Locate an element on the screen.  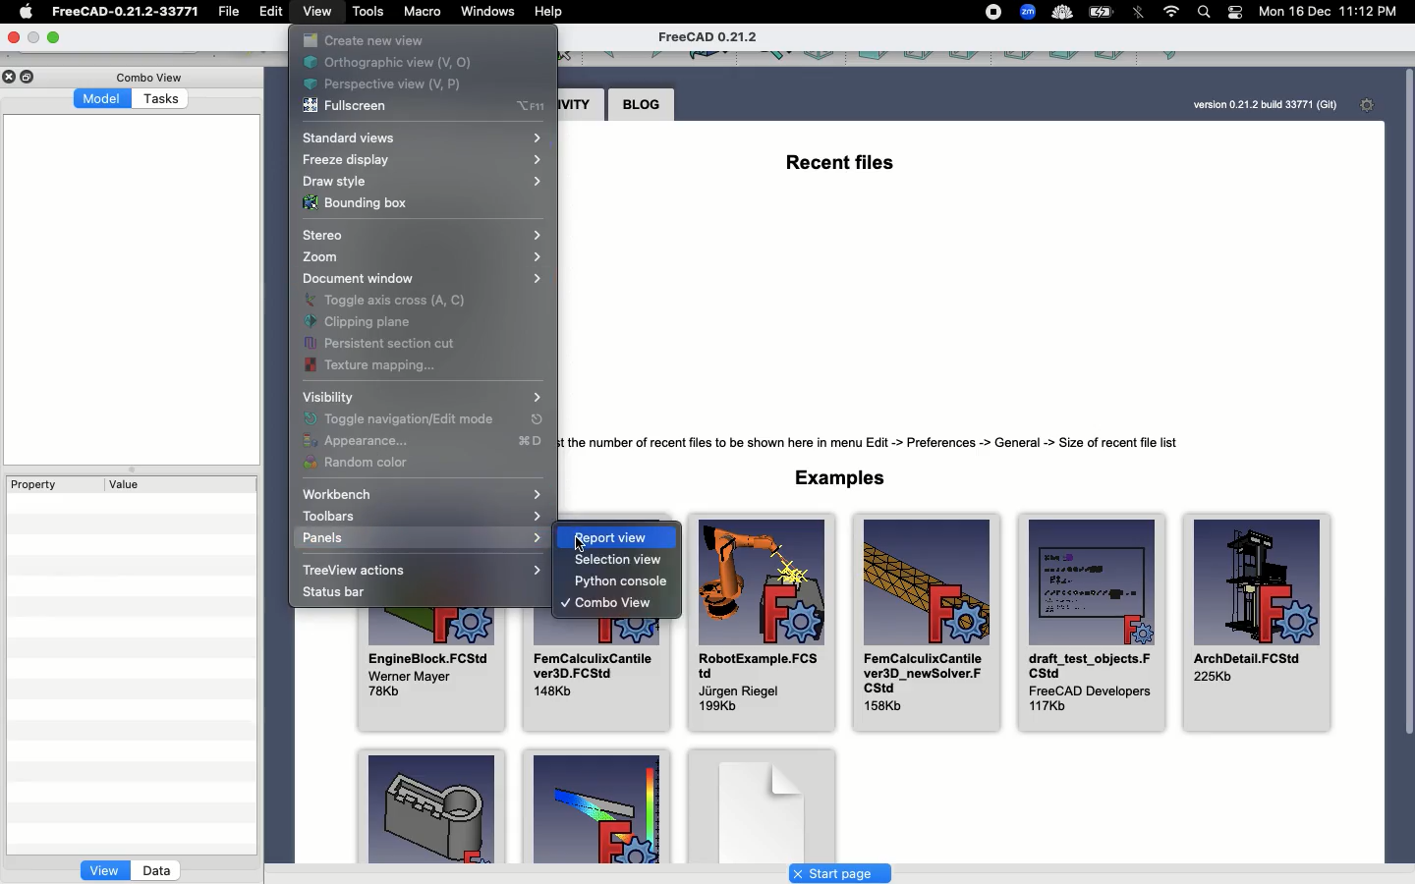
Data is located at coordinates (156, 869).